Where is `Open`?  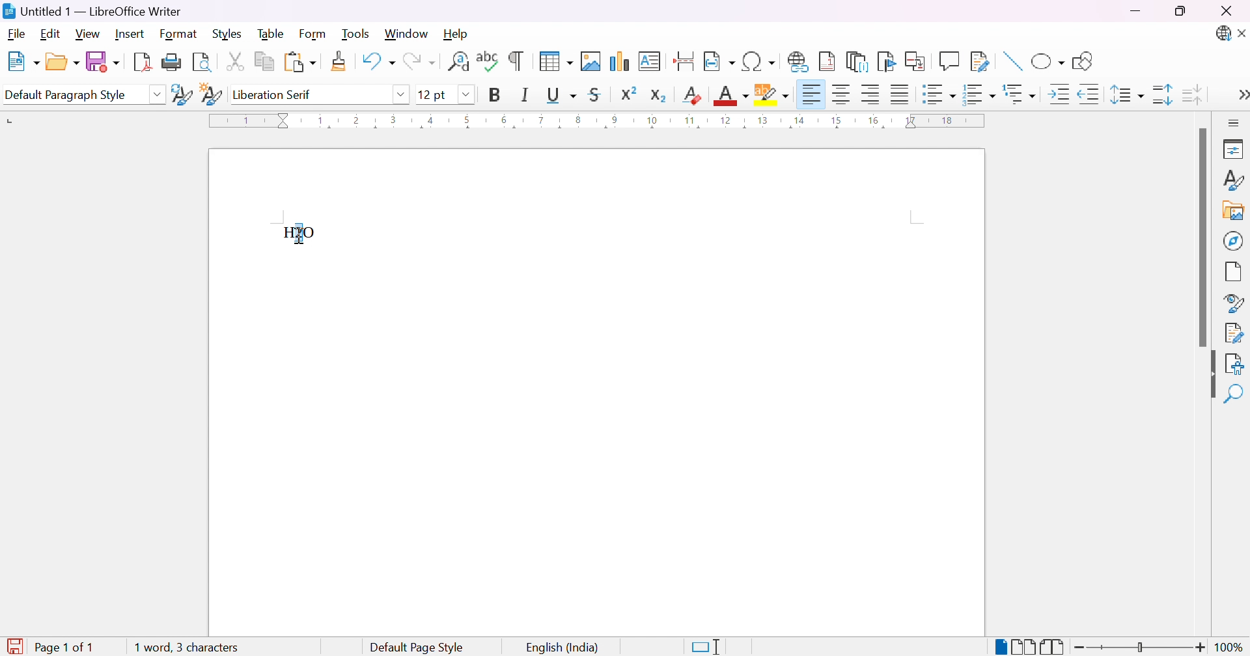 Open is located at coordinates (62, 61).